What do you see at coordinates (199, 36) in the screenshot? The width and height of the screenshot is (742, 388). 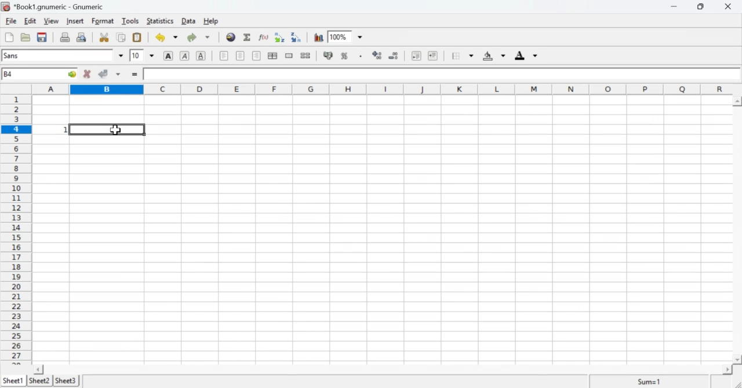 I see `Redo` at bounding box center [199, 36].